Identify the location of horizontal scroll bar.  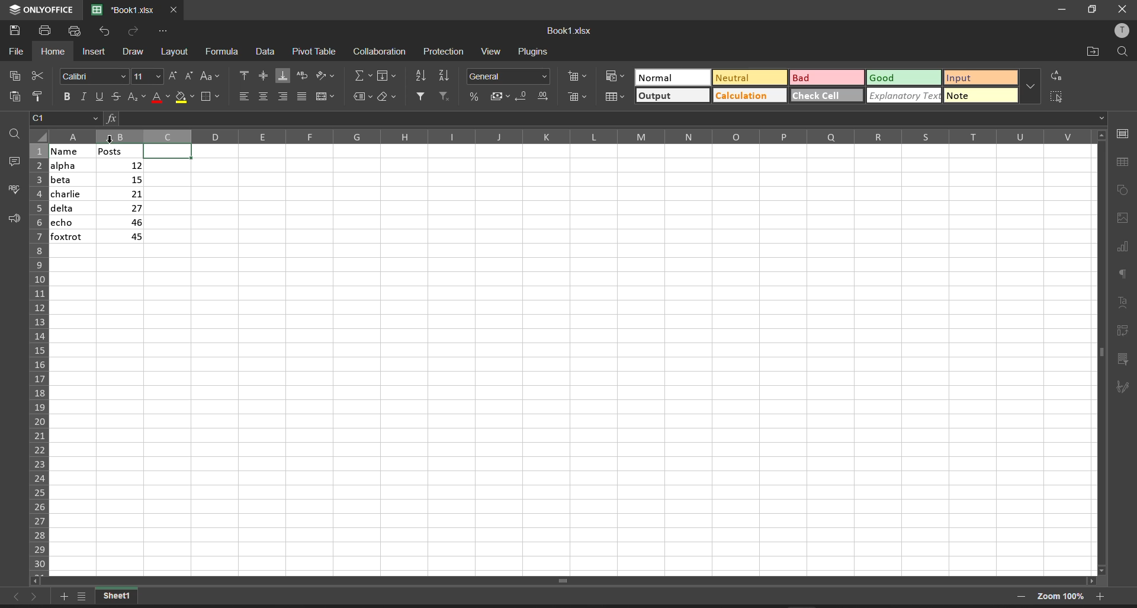
(607, 933).